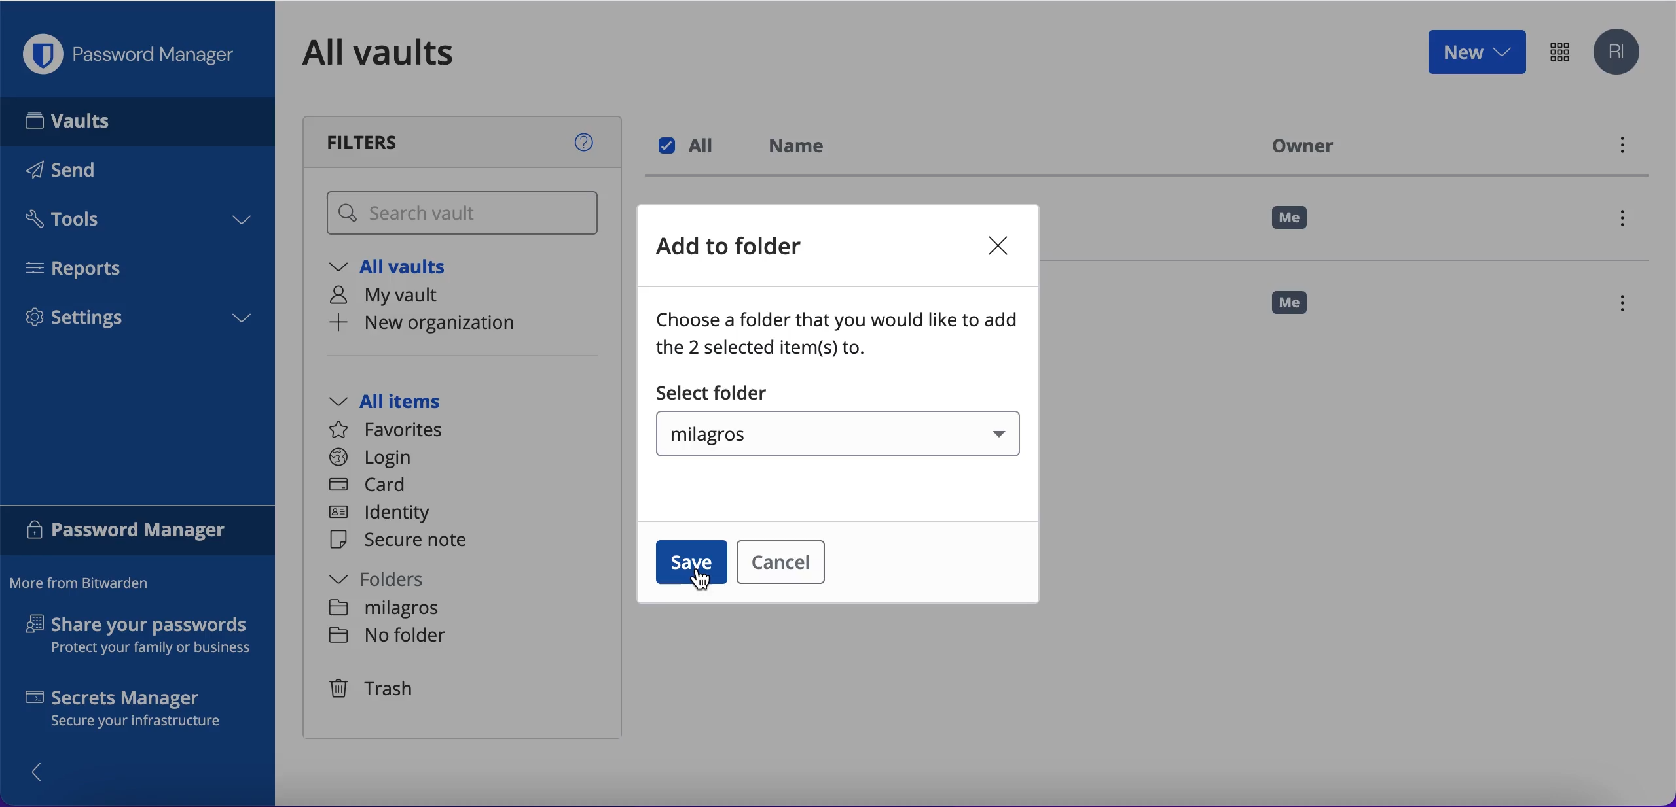  What do you see at coordinates (370, 688) in the screenshot?
I see `trash` at bounding box center [370, 688].